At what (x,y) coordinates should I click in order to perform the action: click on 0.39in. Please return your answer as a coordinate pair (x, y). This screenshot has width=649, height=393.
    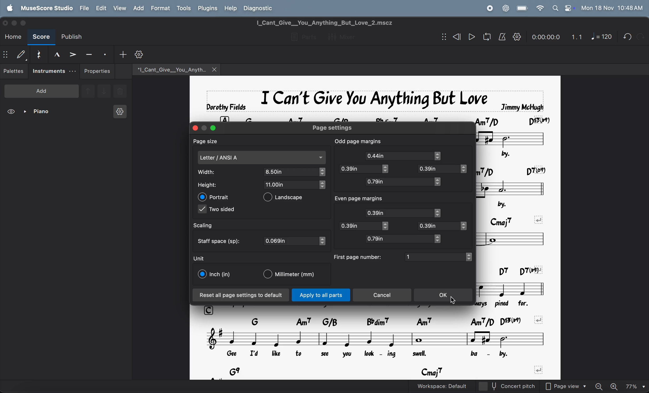
    Looking at the image, I should click on (400, 213).